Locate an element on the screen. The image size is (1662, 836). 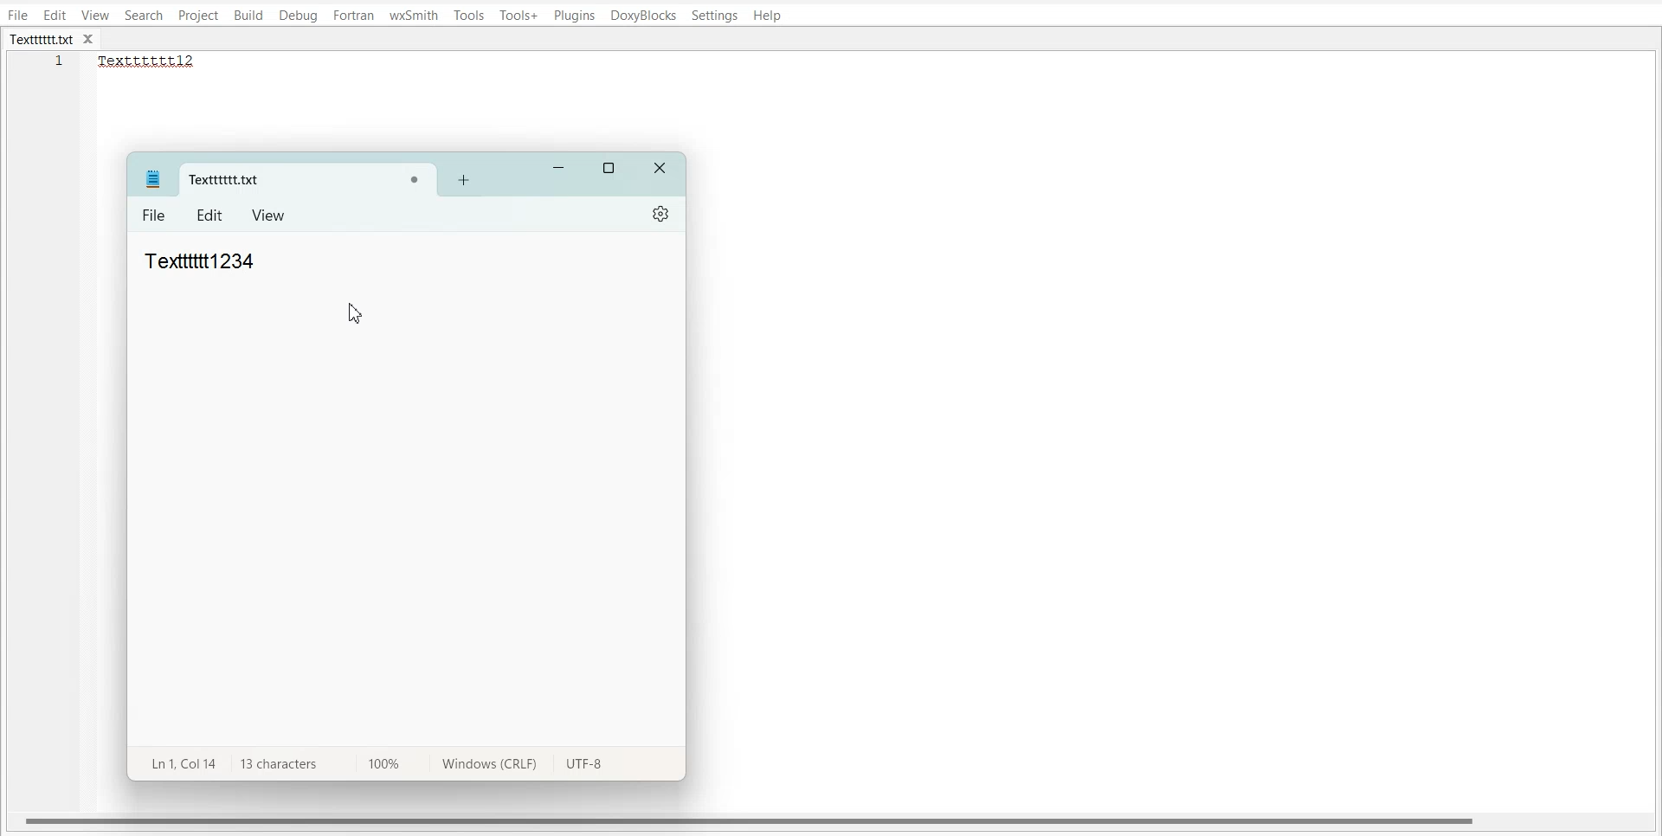
DoxyBlocks is located at coordinates (643, 16).